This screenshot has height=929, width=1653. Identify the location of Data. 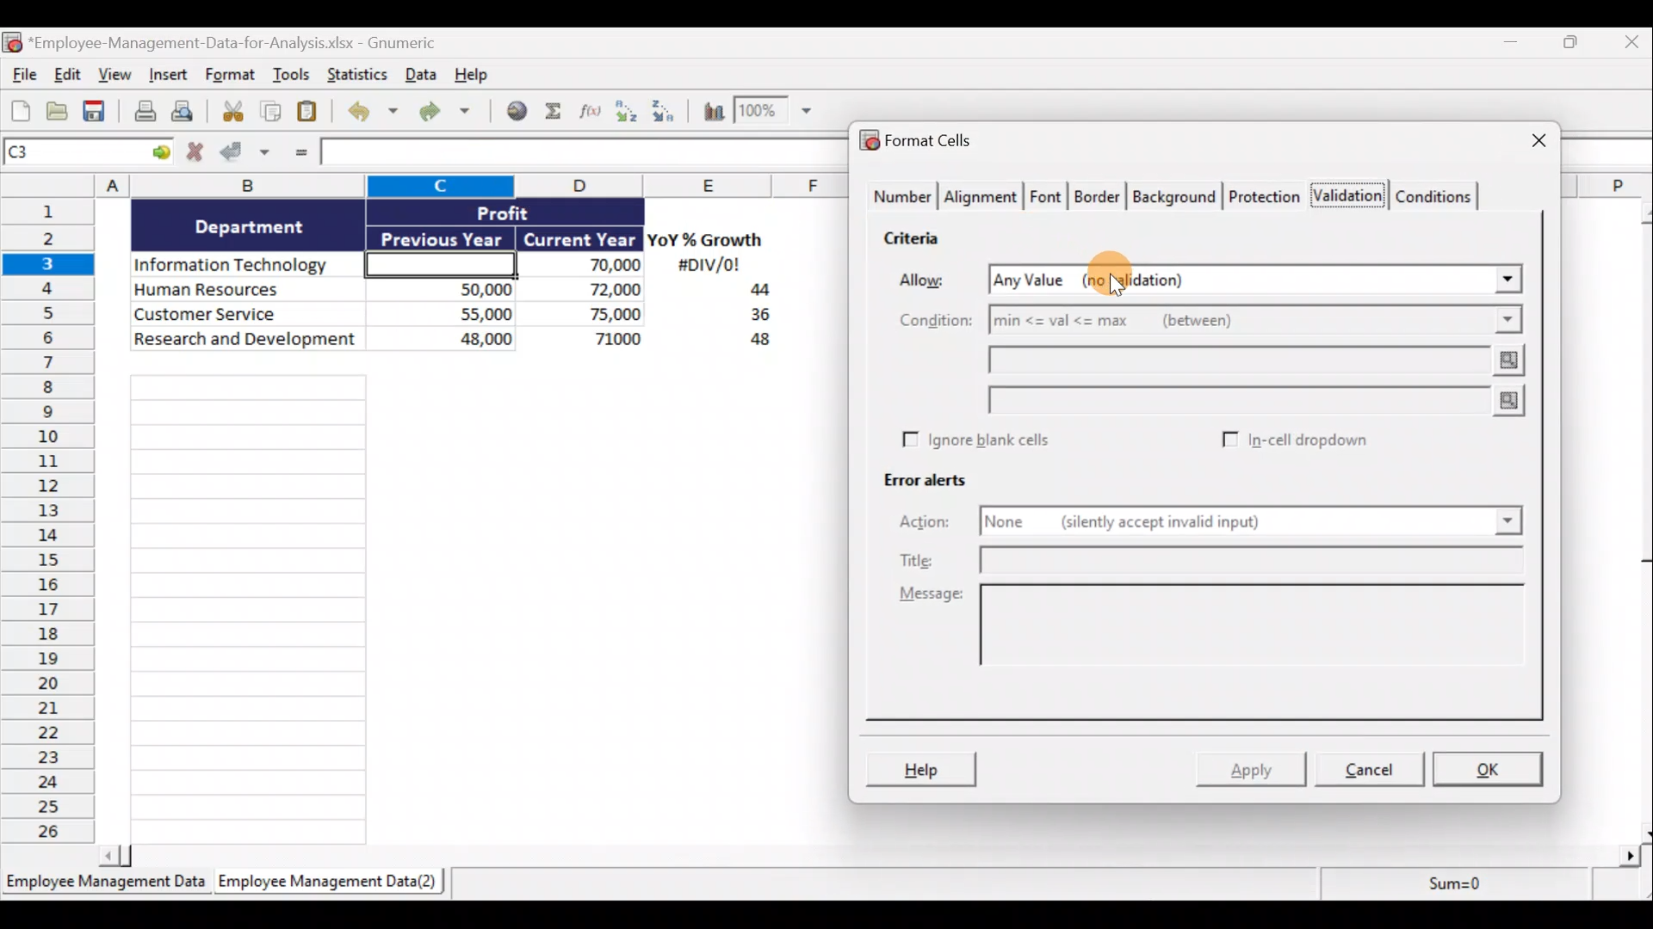
(419, 74).